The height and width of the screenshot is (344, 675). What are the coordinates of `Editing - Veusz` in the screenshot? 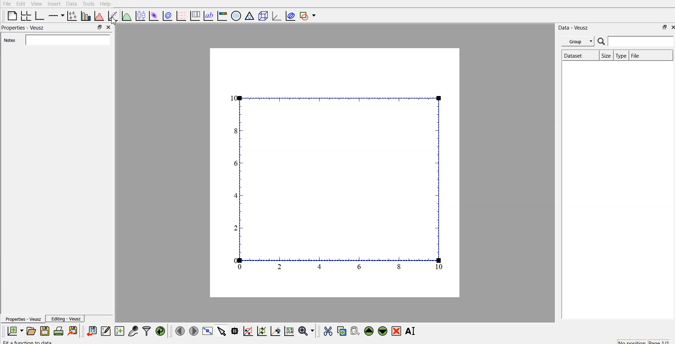 It's located at (68, 318).